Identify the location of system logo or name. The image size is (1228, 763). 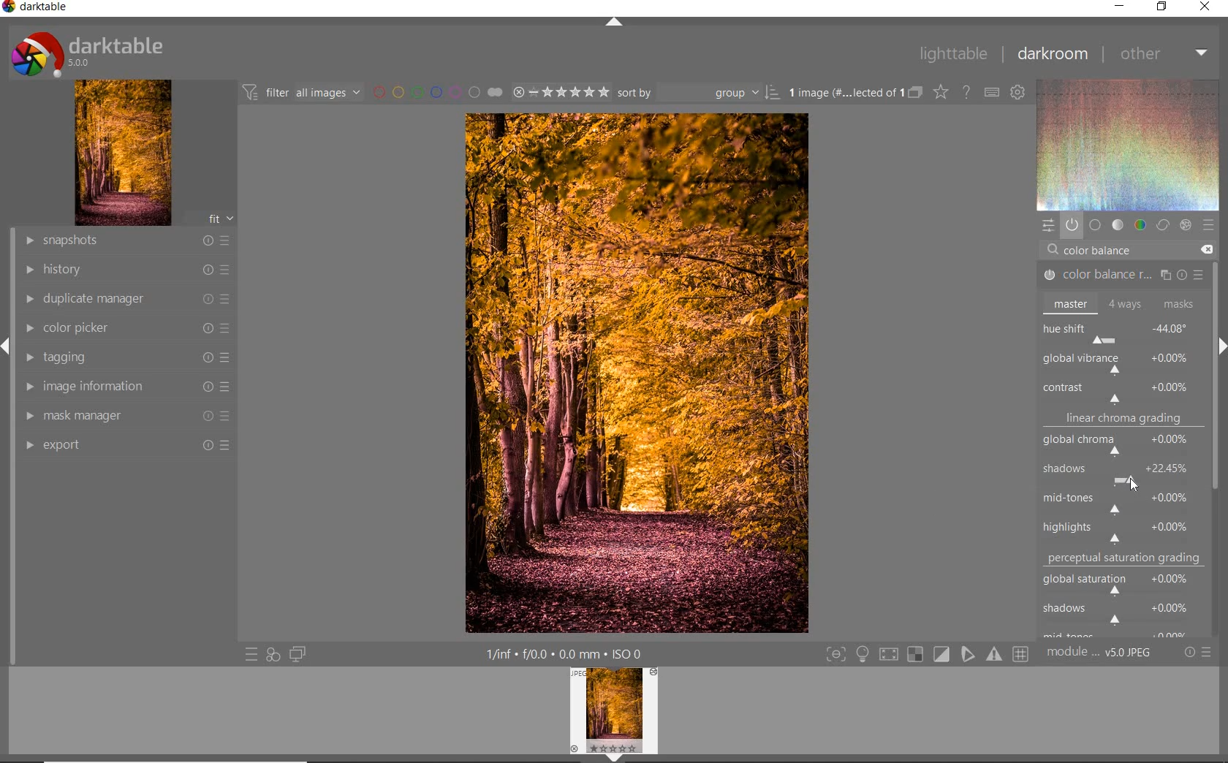
(93, 53).